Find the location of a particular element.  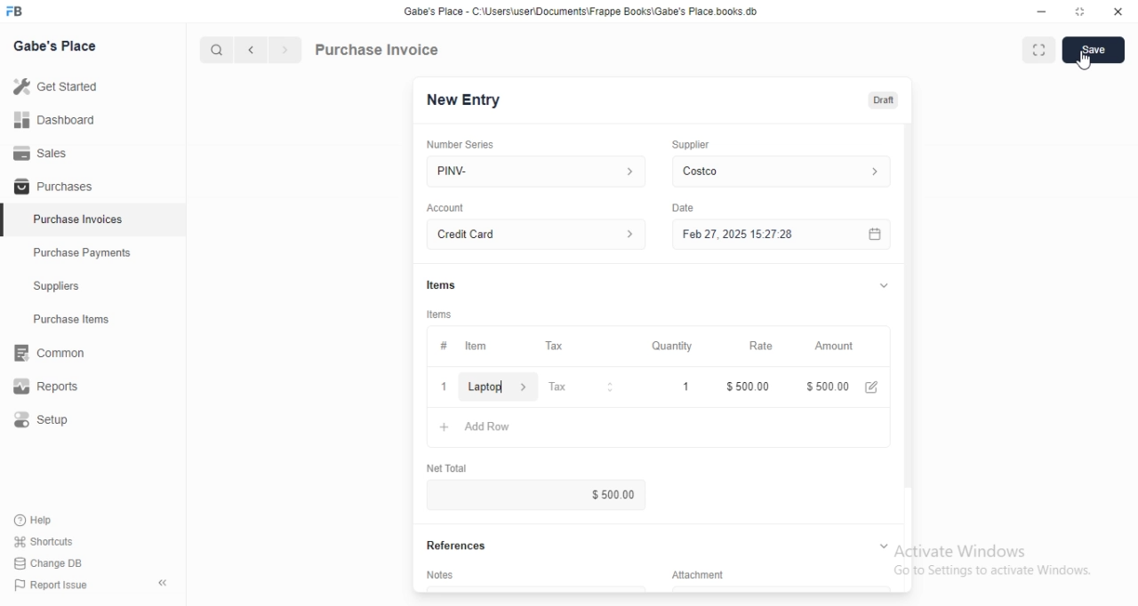

Minimize is located at coordinates (1041, 12).